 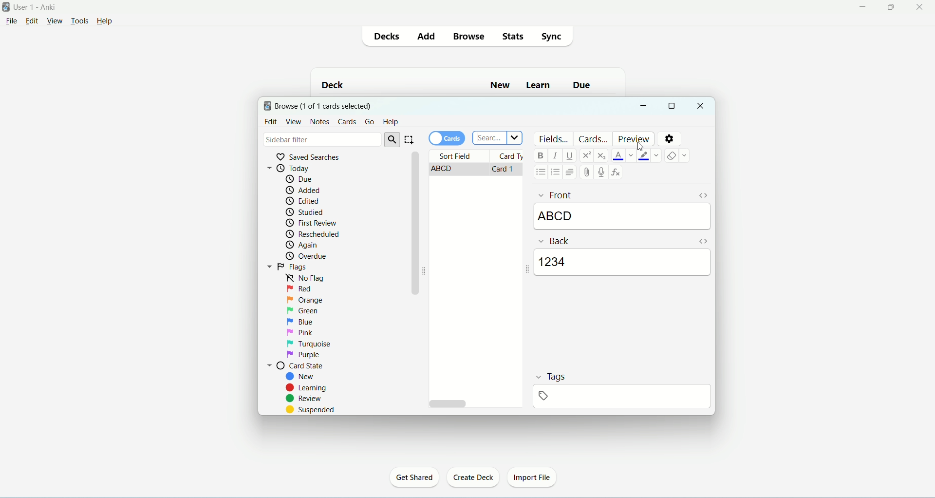 I want to click on cursor, so click(x=642, y=147).